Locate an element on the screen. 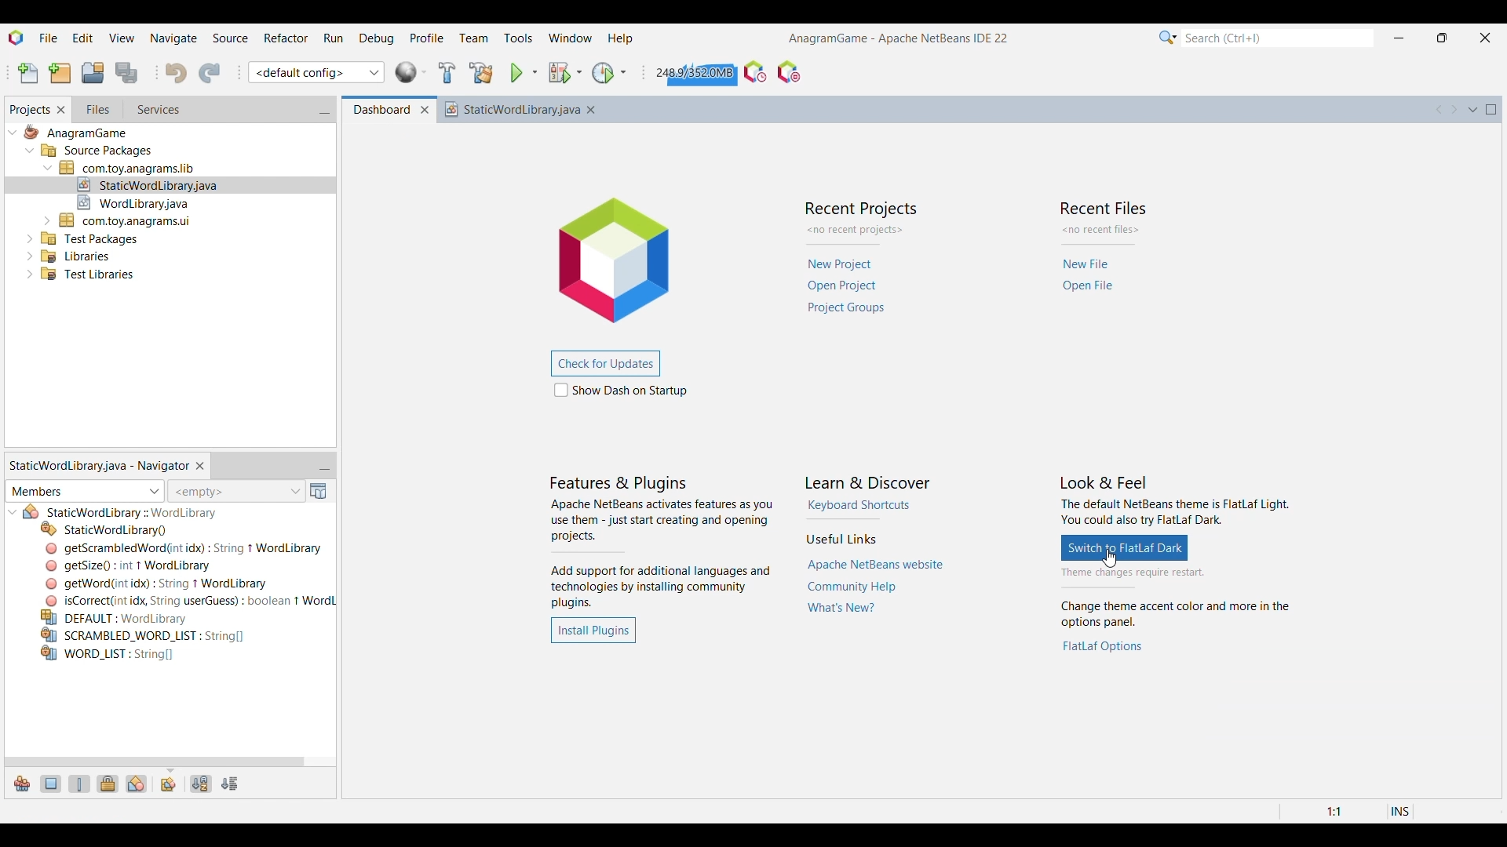 The width and height of the screenshot is (1507, 847). Show fields is located at coordinates (52, 784).